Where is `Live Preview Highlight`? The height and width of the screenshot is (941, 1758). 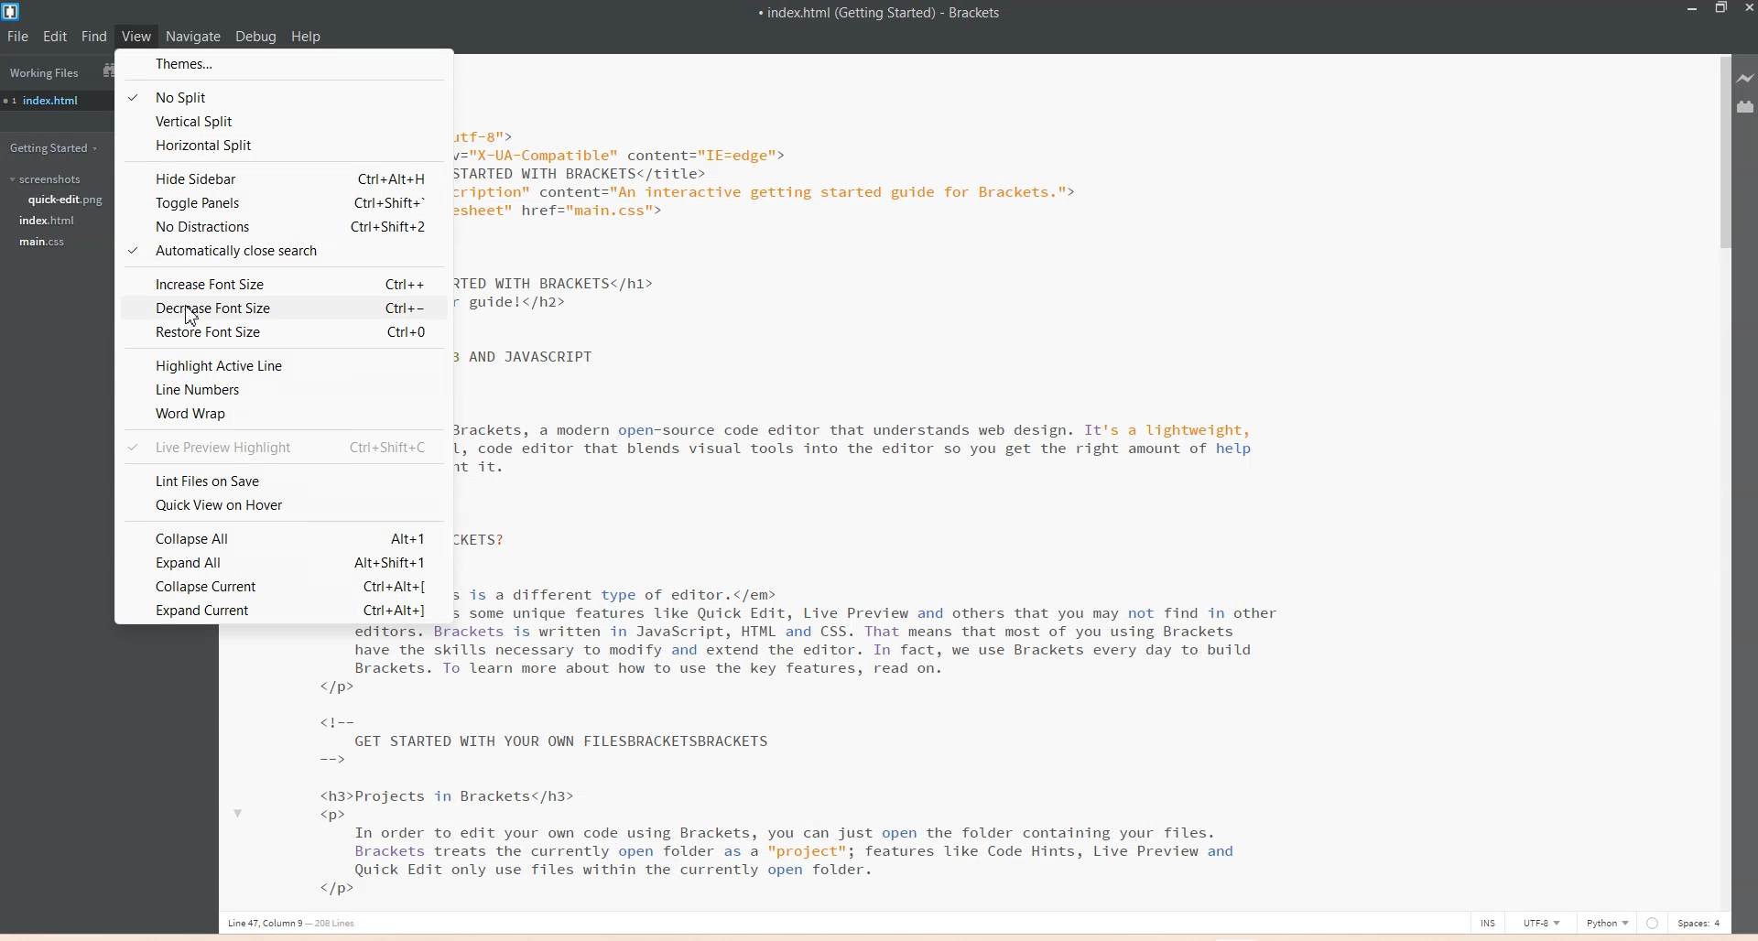
Live Preview Highlight is located at coordinates (284, 447).